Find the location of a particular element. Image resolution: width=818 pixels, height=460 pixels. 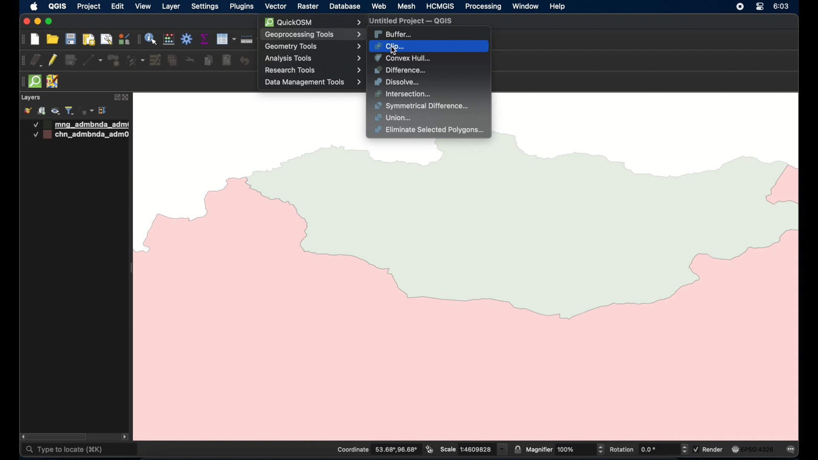

time is located at coordinates (782, 6).